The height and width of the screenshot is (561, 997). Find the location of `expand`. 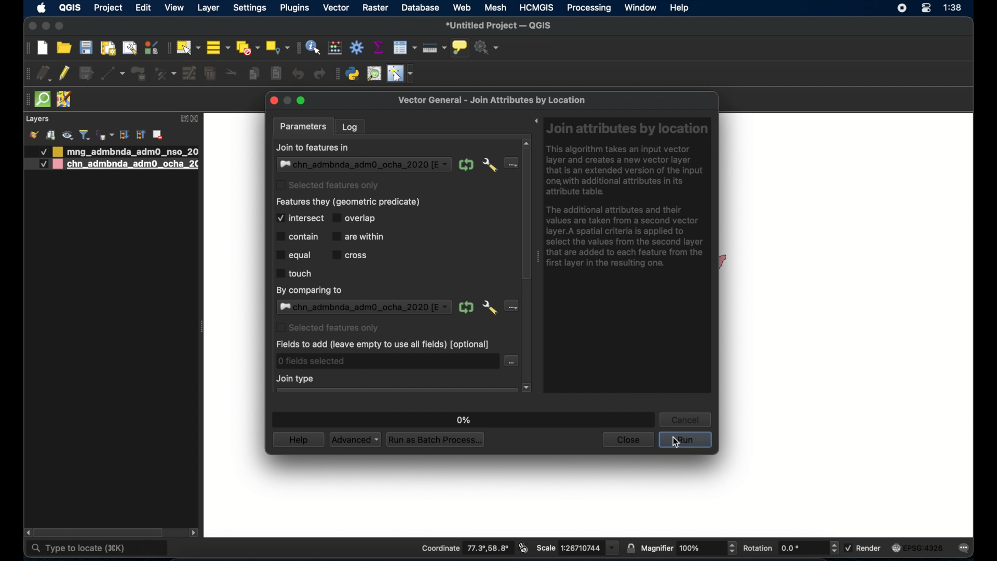

expand is located at coordinates (535, 123).